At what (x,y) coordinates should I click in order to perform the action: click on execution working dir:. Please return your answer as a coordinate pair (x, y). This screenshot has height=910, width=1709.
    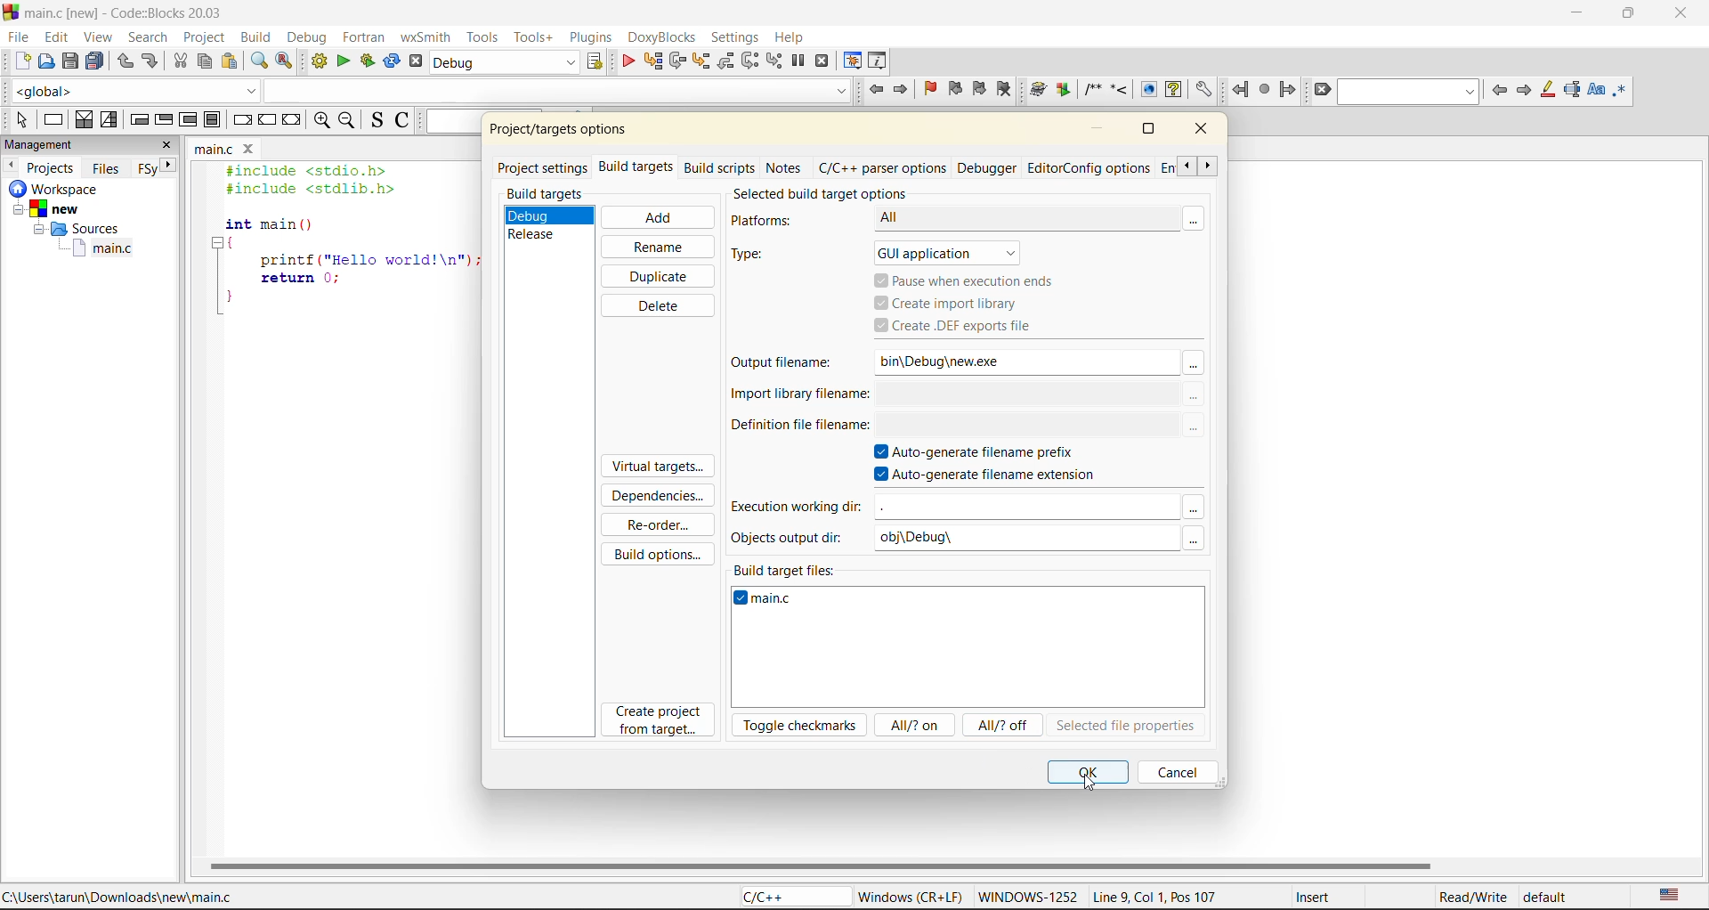
    Looking at the image, I should click on (797, 504).